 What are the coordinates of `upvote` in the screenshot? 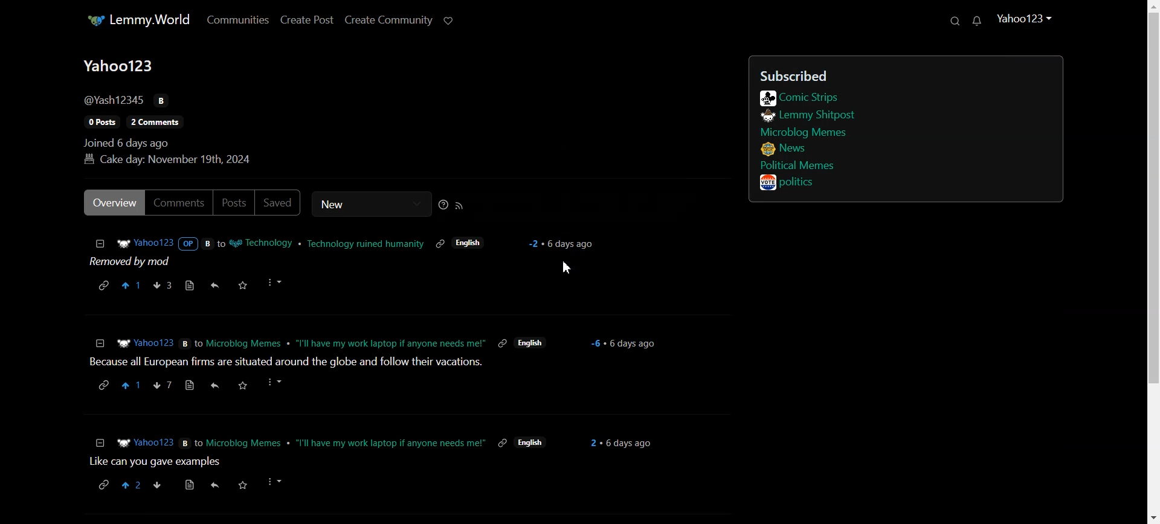 It's located at (133, 386).